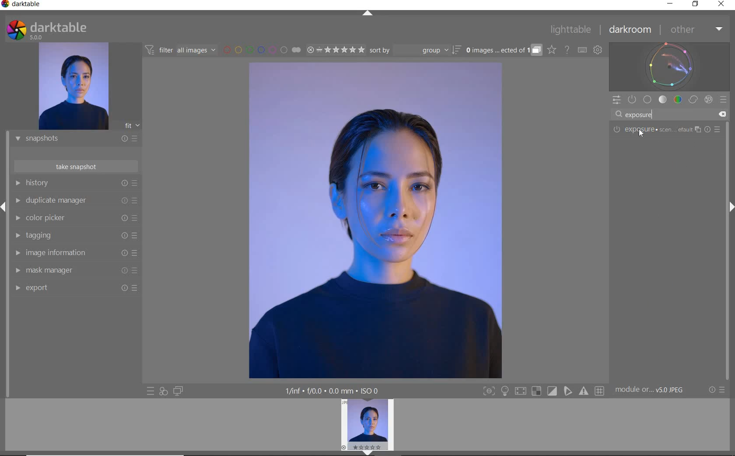 The width and height of the screenshot is (735, 456). Describe the element at coordinates (552, 50) in the screenshot. I see `CLICK TO CHANGE THE OVERLAYS SHOWN ON THUMBNAILS` at that location.